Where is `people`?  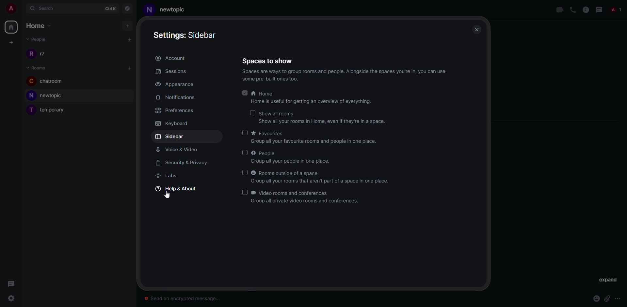
people is located at coordinates (38, 39).